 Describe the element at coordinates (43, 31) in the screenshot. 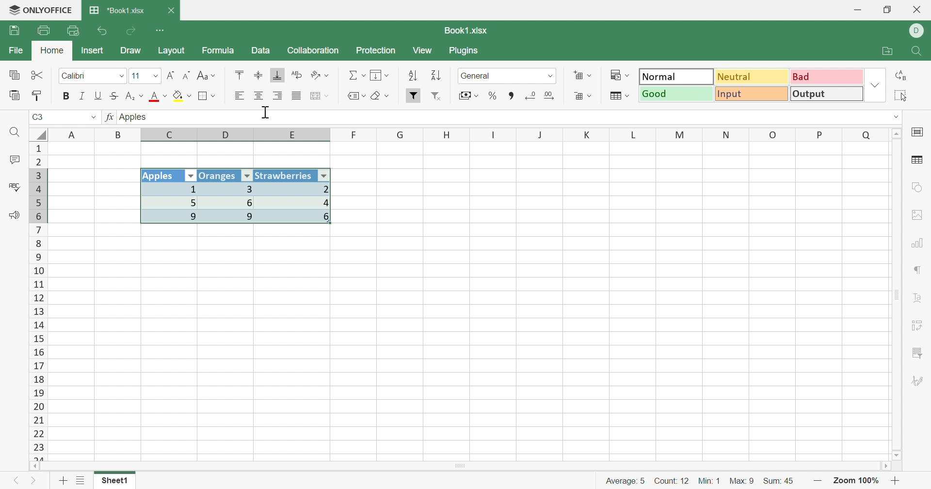

I see `Print` at that location.